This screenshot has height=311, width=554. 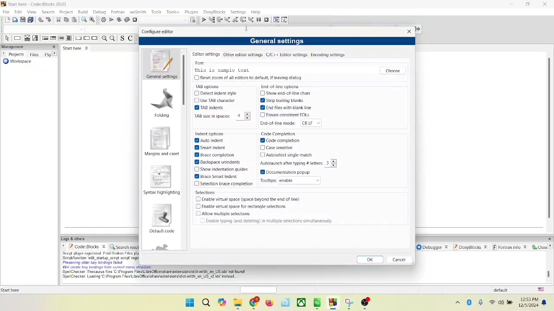 What do you see at coordinates (217, 155) in the screenshot?
I see `brace completion` at bounding box center [217, 155].